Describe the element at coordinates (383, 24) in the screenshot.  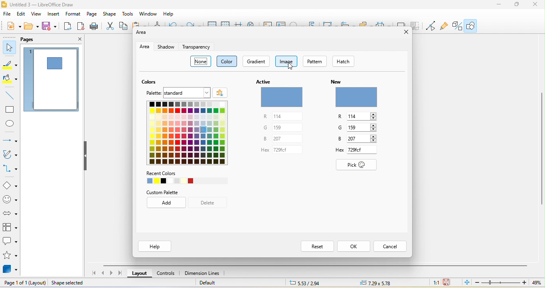
I see `select at least three object to distribute` at that location.